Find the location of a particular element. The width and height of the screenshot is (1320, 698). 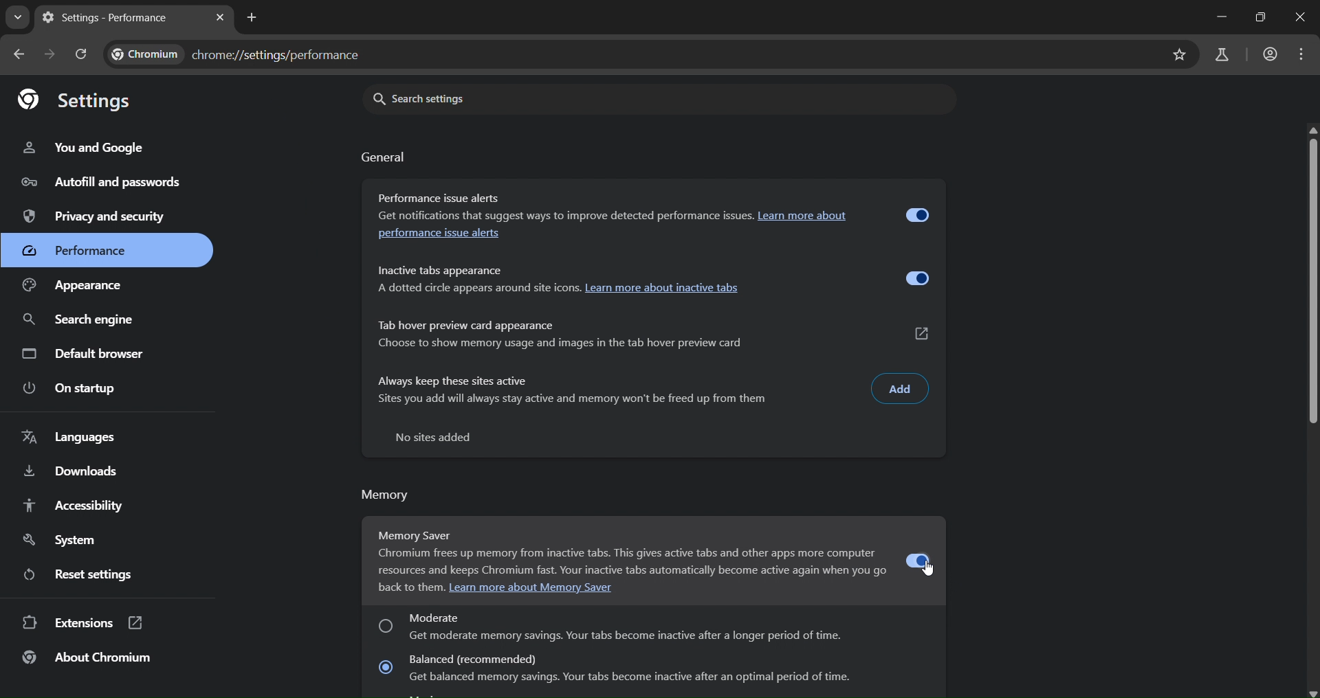

Settings - Performance is located at coordinates (116, 18).